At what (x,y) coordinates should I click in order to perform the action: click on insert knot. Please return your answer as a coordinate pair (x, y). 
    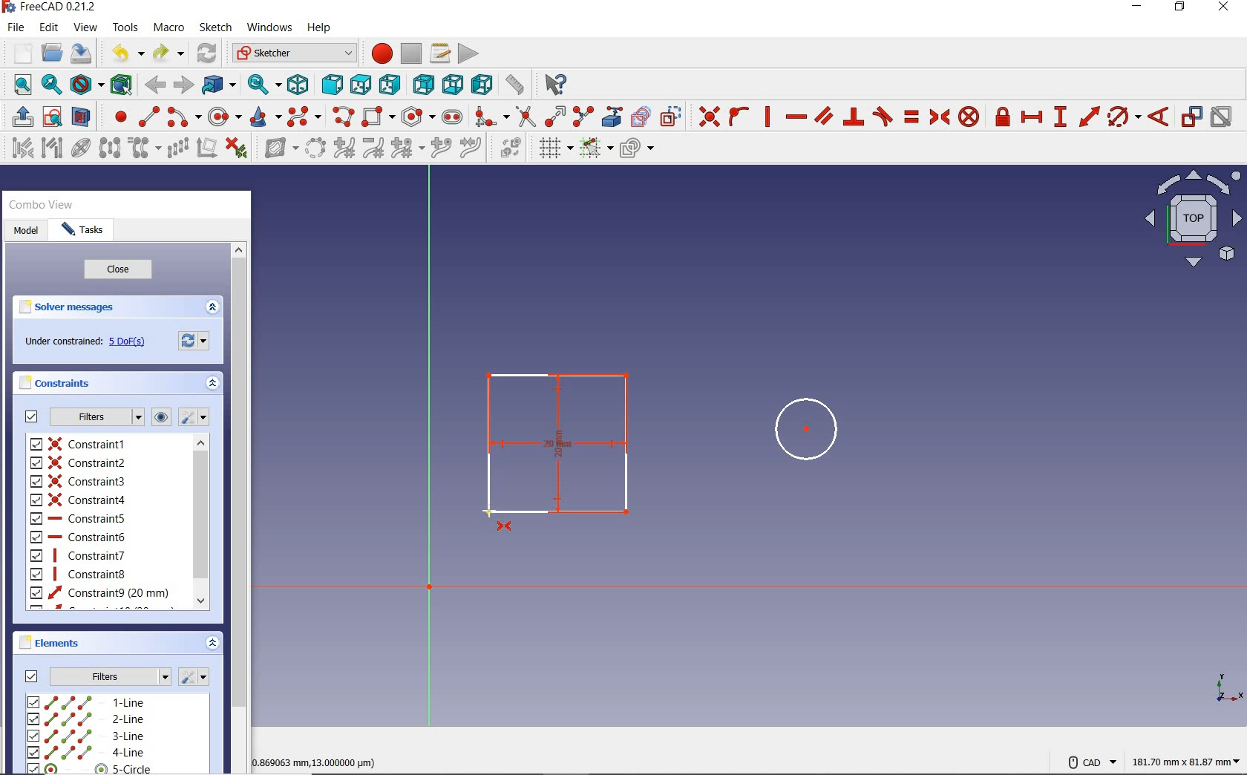
    Looking at the image, I should click on (440, 149).